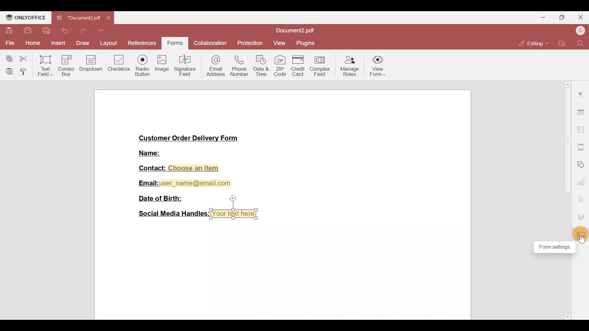  Describe the element at coordinates (110, 19) in the screenshot. I see `Close tab` at that location.